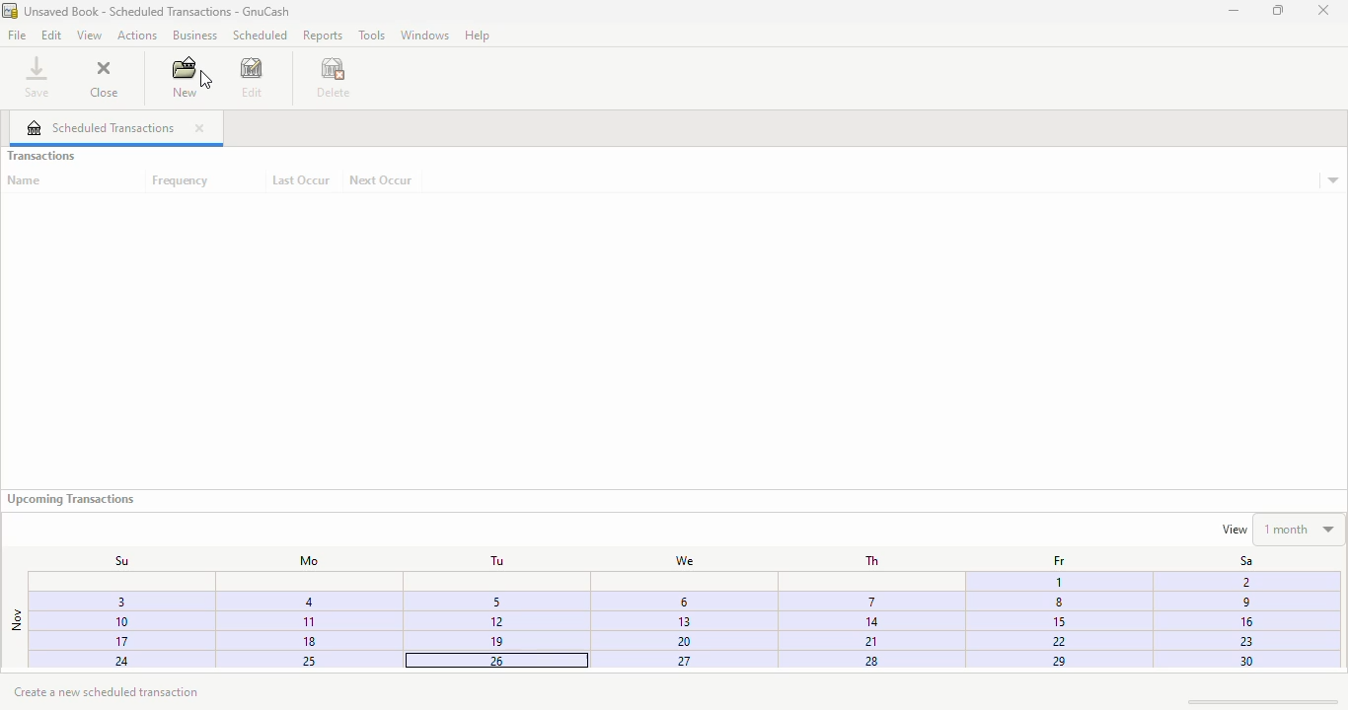  Describe the element at coordinates (25, 180) in the screenshot. I see `name` at that location.